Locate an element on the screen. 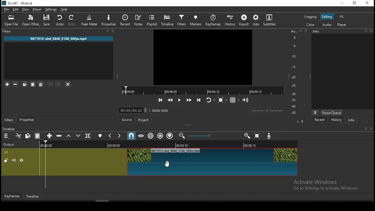 This screenshot has height=211, width=375. split at playhead is located at coordinates (126, 20).